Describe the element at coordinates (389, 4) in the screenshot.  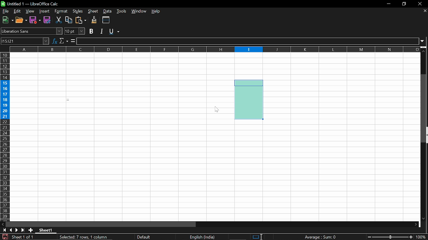
I see `Minimize` at that location.